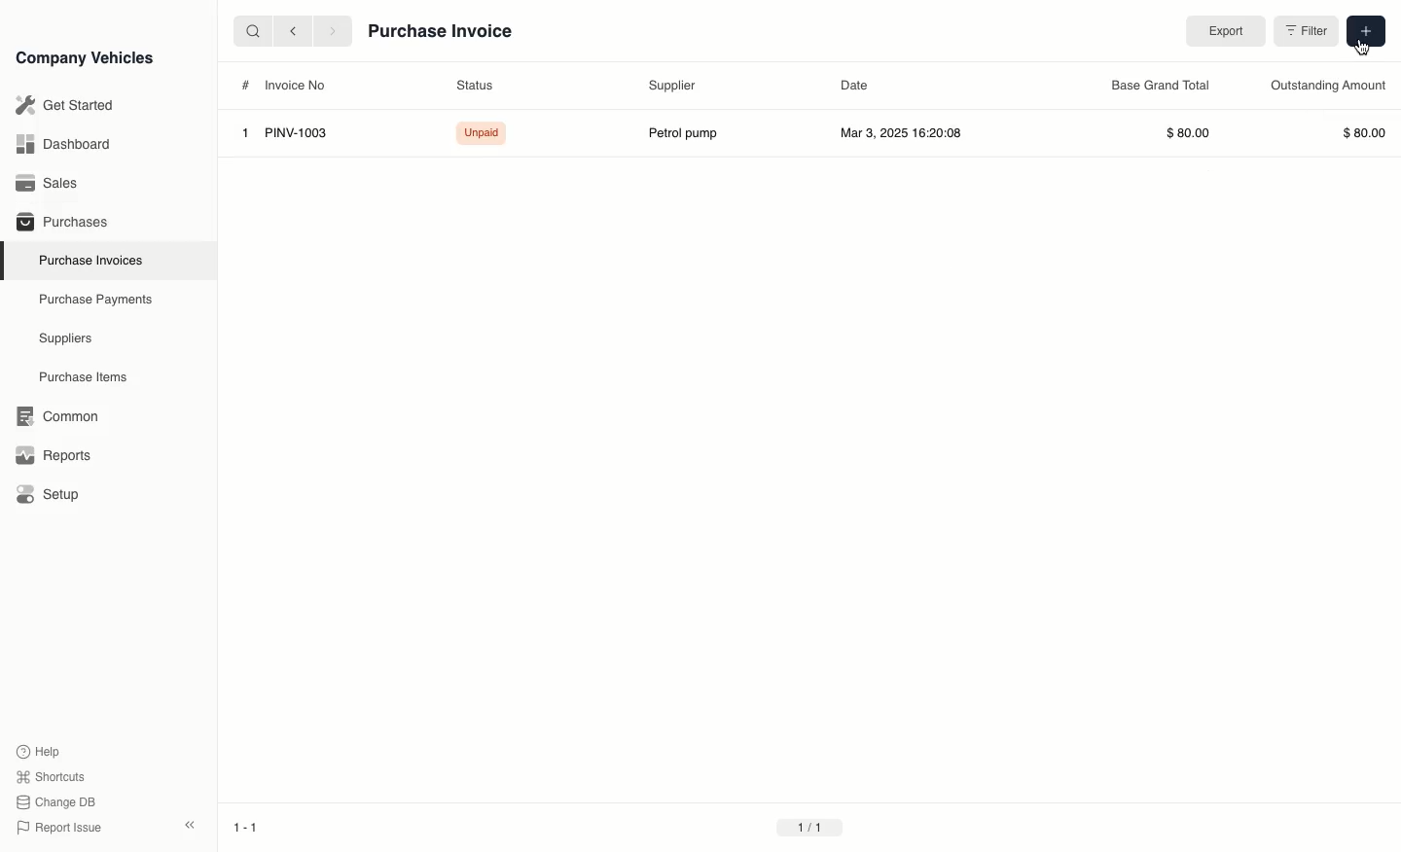 This screenshot has height=852, width=1401. Describe the element at coordinates (681, 134) in the screenshot. I see `Petrol pump` at that location.